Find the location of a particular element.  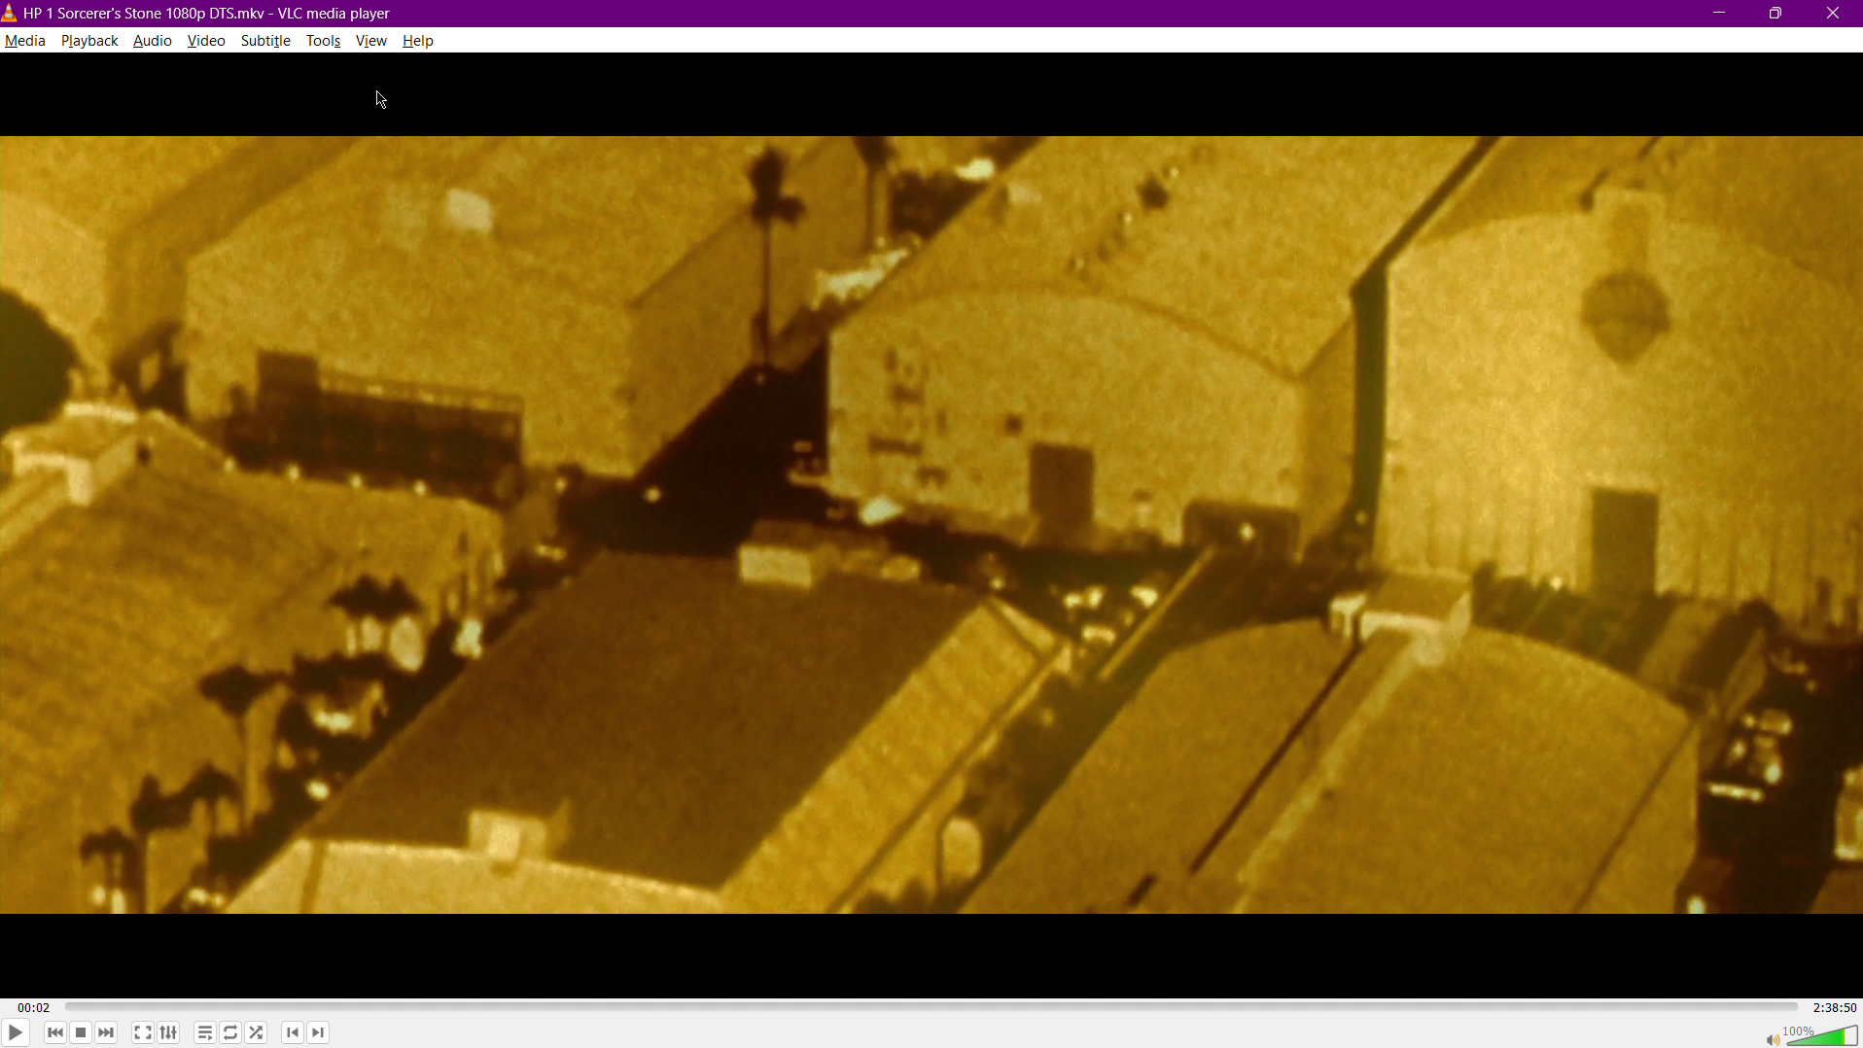

View is located at coordinates (375, 42).